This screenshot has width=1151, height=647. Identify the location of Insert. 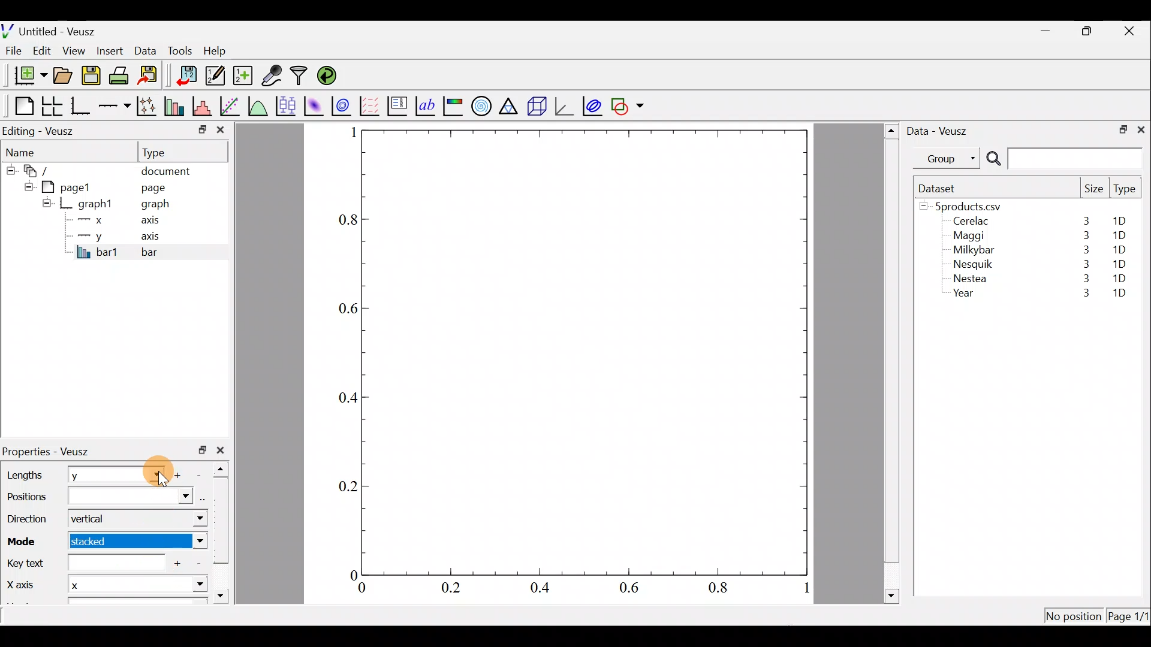
(112, 50).